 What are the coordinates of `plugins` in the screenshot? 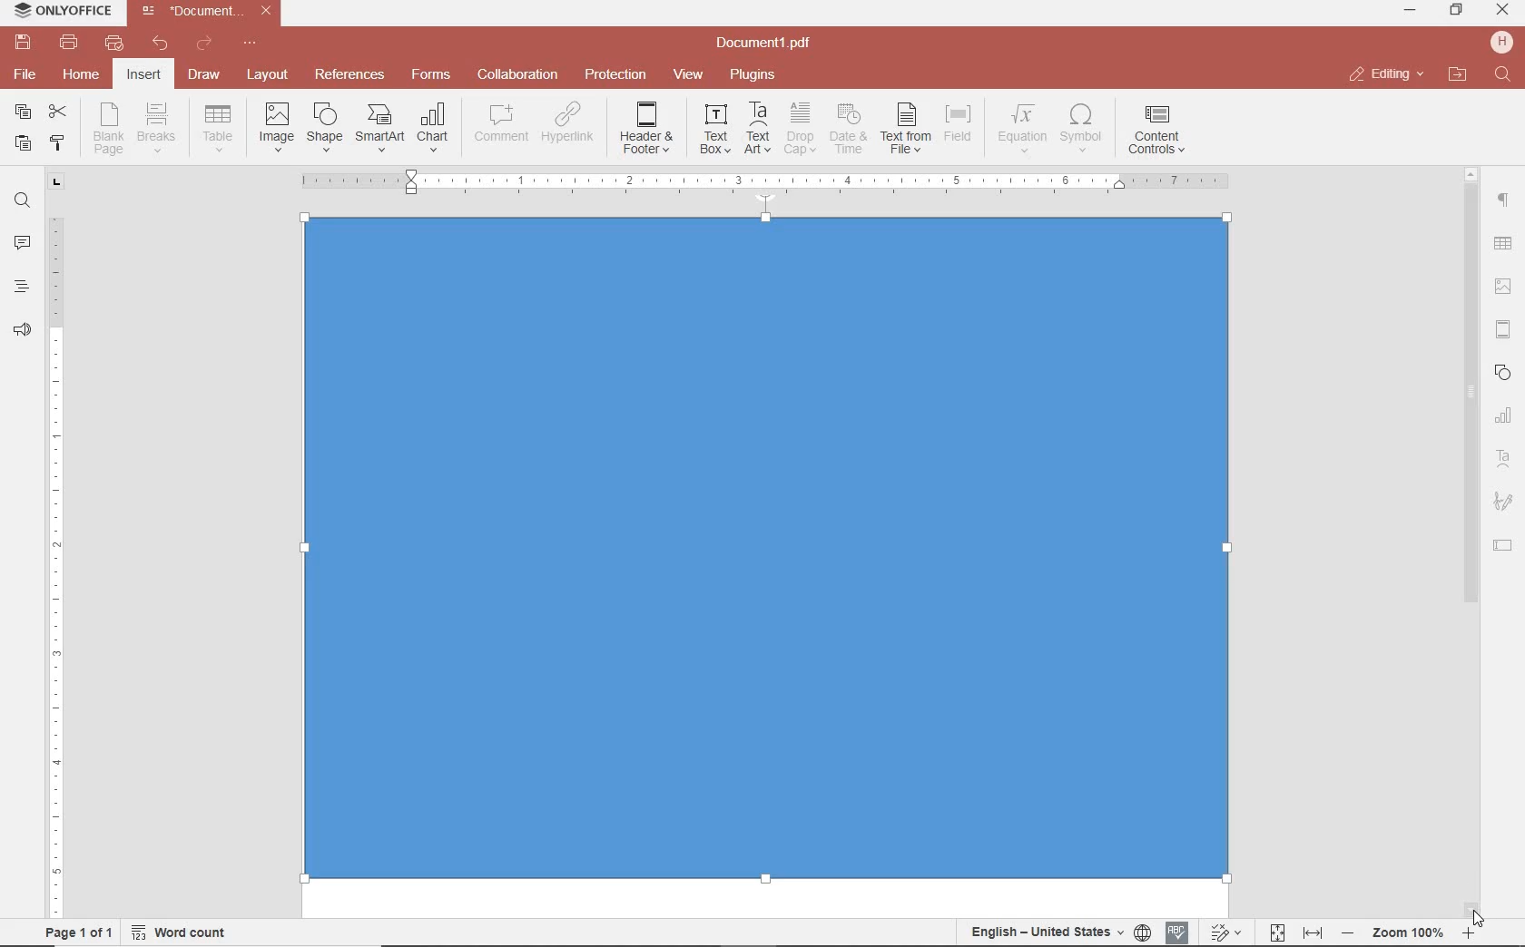 It's located at (756, 75).